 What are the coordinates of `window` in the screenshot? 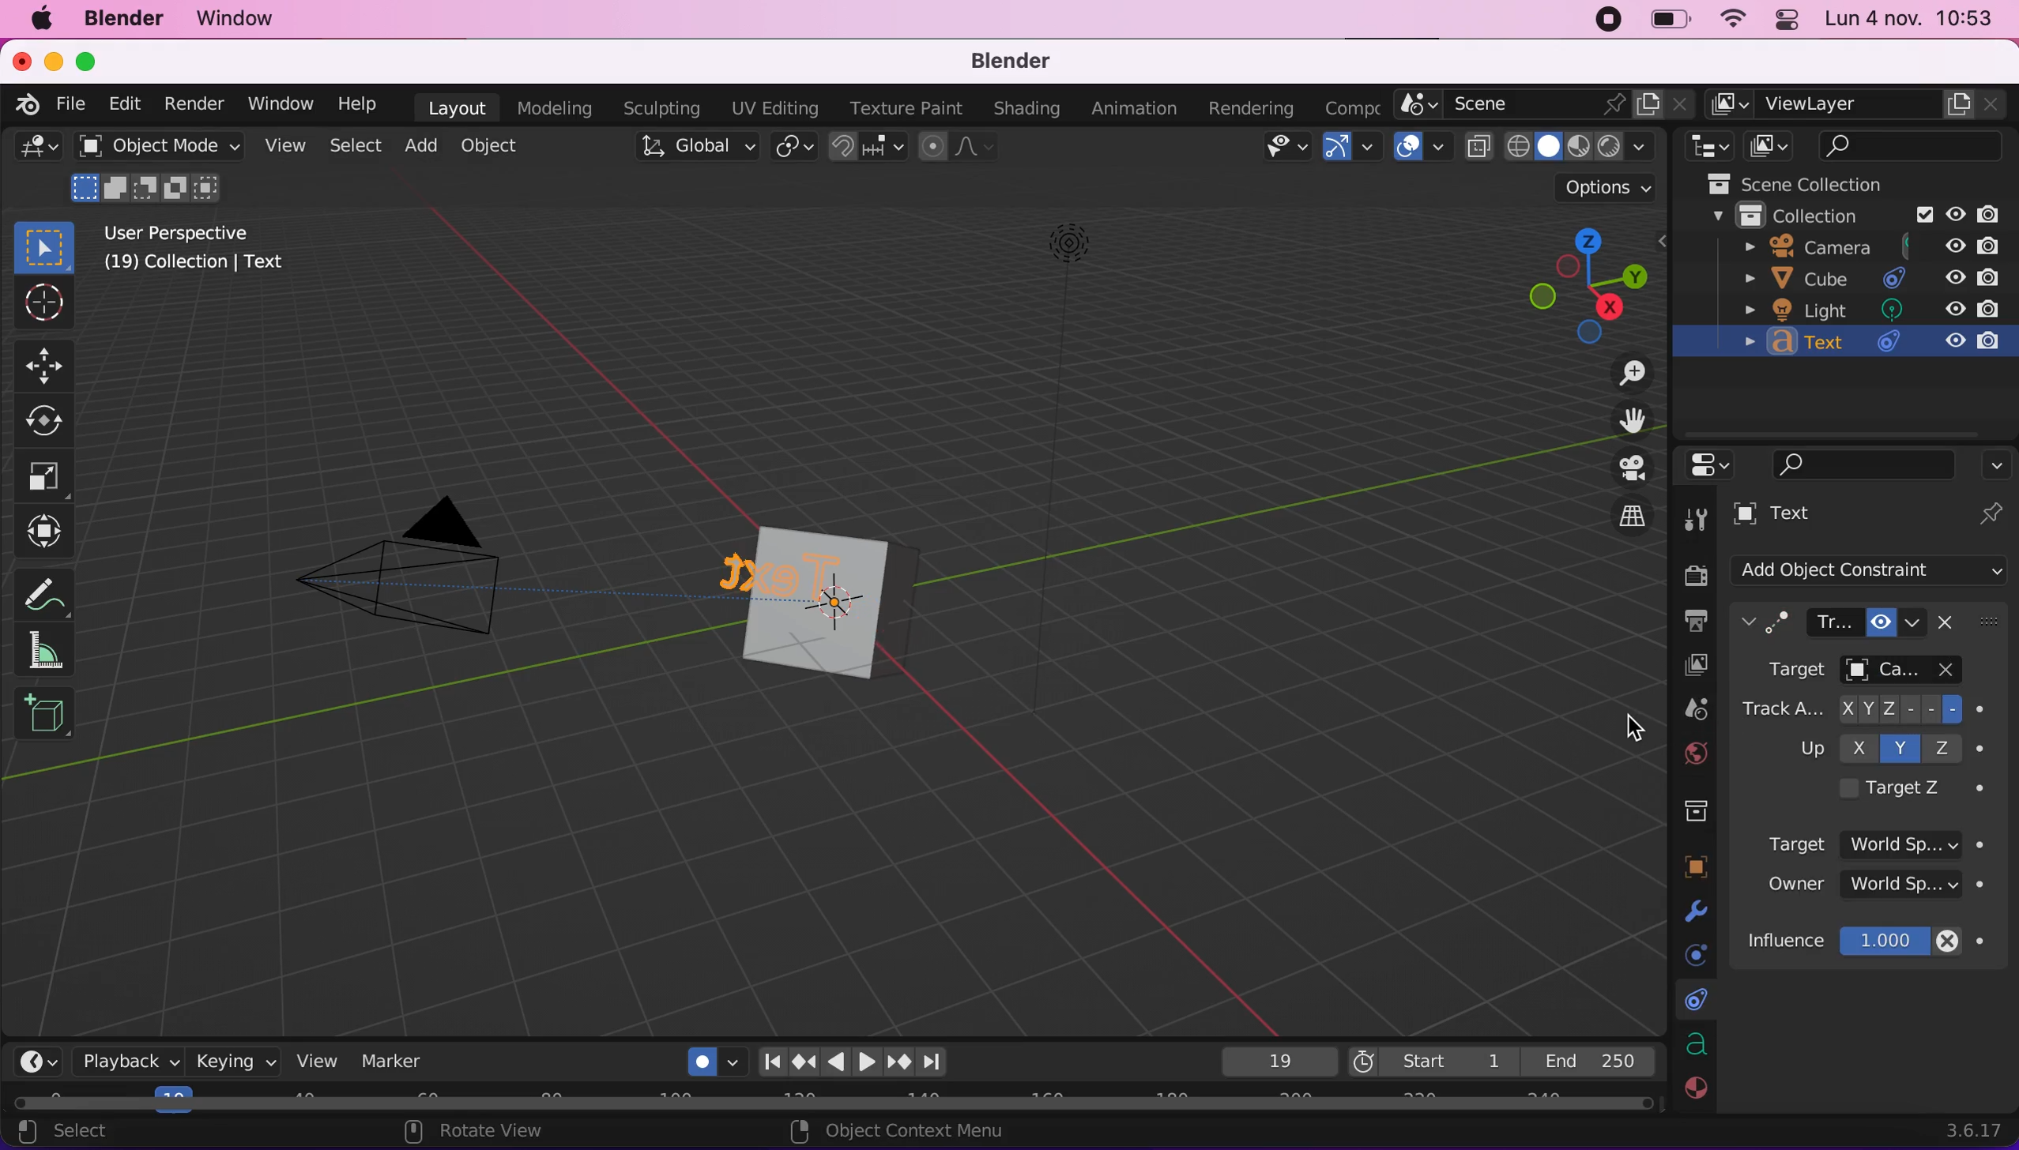 It's located at (283, 107).